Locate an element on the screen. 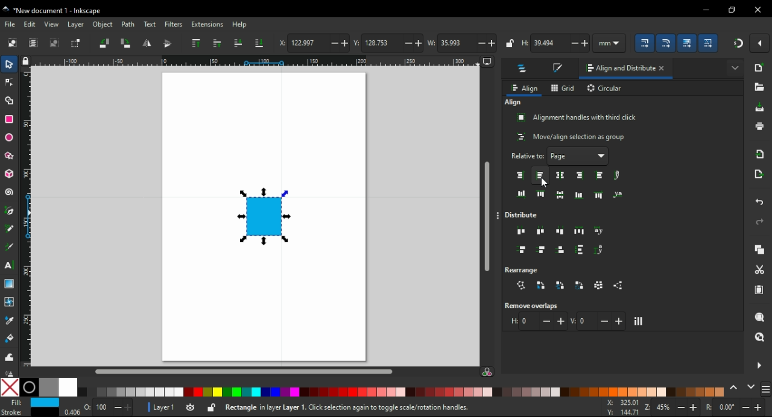 The image size is (772, 417). nicely arrange selected connector network is located at coordinates (522, 285).